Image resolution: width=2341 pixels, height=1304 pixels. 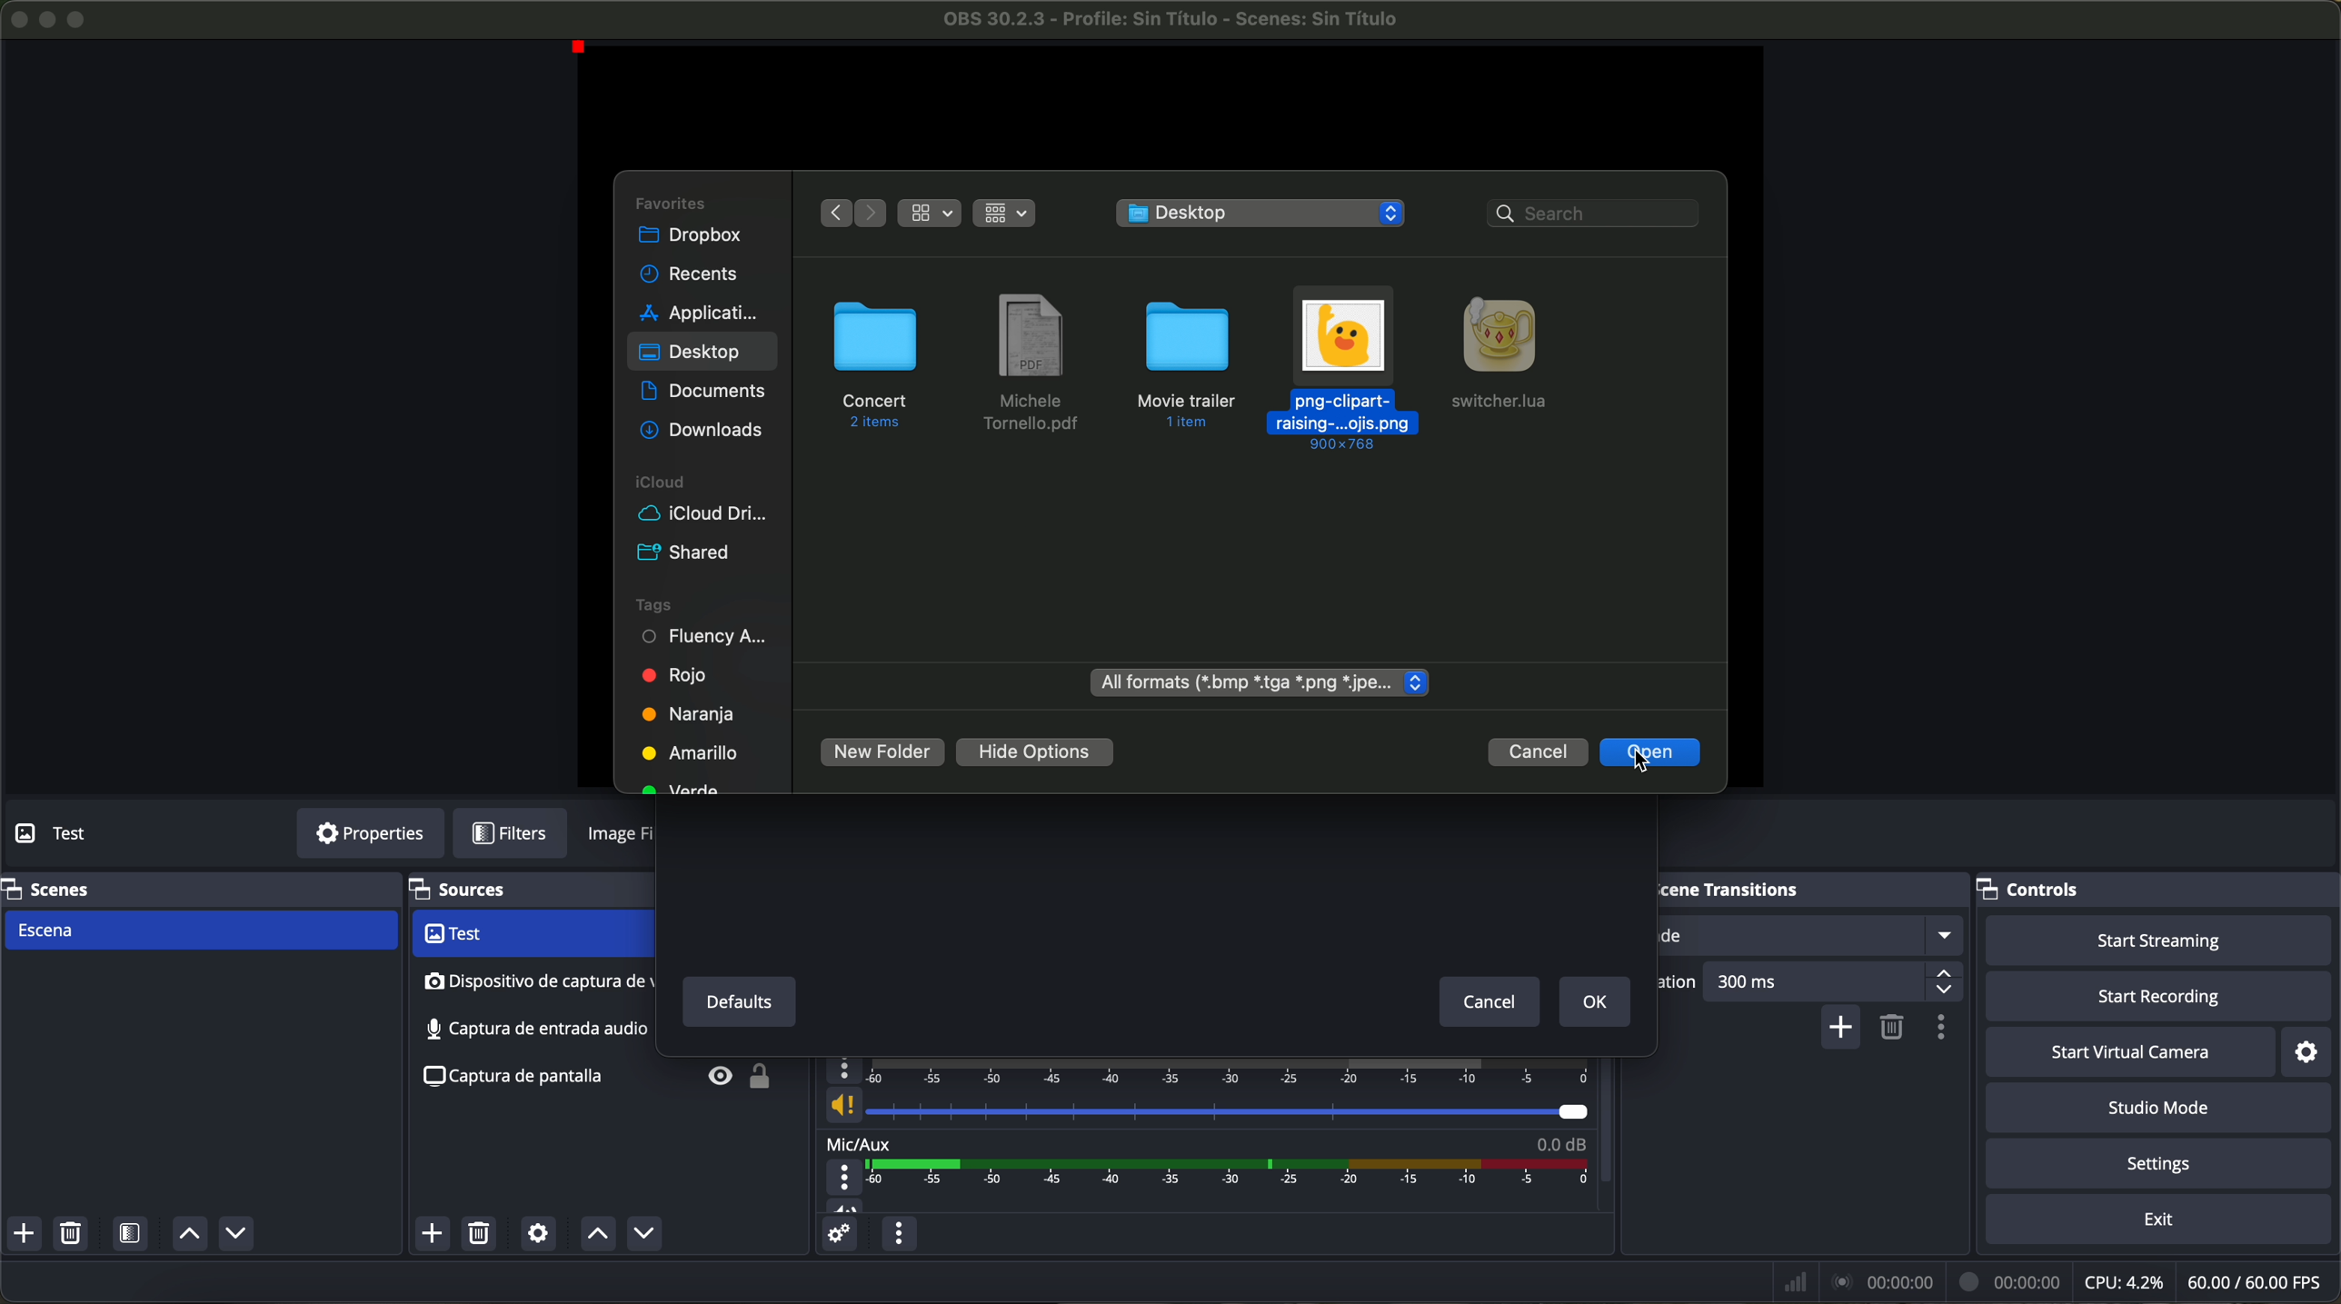 What do you see at coordinates (701, 430) in the screenshot?
I see `downloads` at bounding box center [701, 430].